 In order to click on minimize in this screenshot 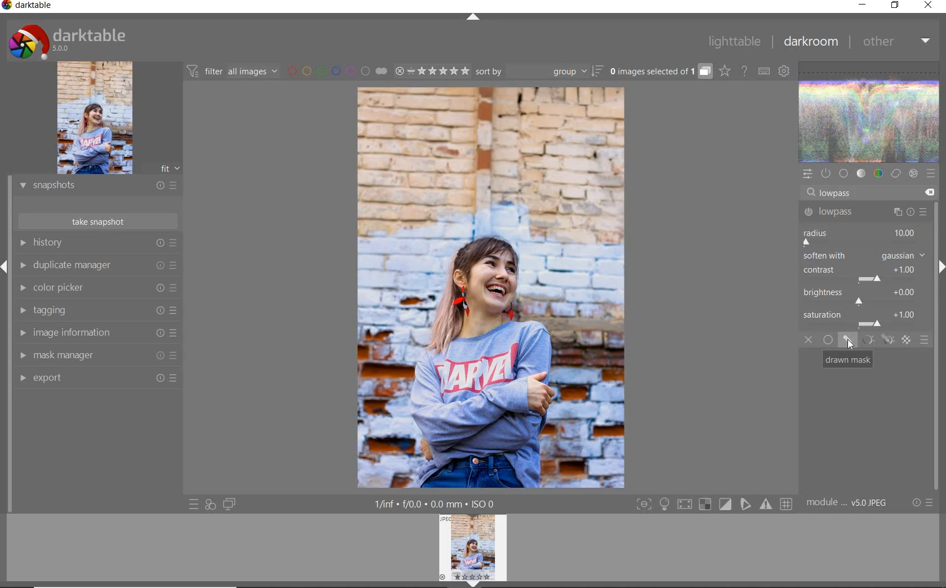, I will do `click(863, 6)`.